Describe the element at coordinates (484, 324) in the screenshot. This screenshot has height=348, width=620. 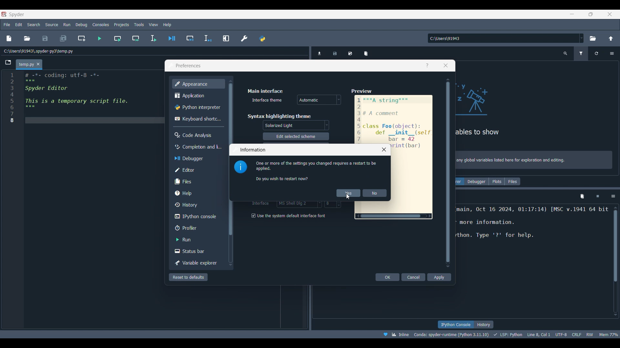
I see `History` at that location.